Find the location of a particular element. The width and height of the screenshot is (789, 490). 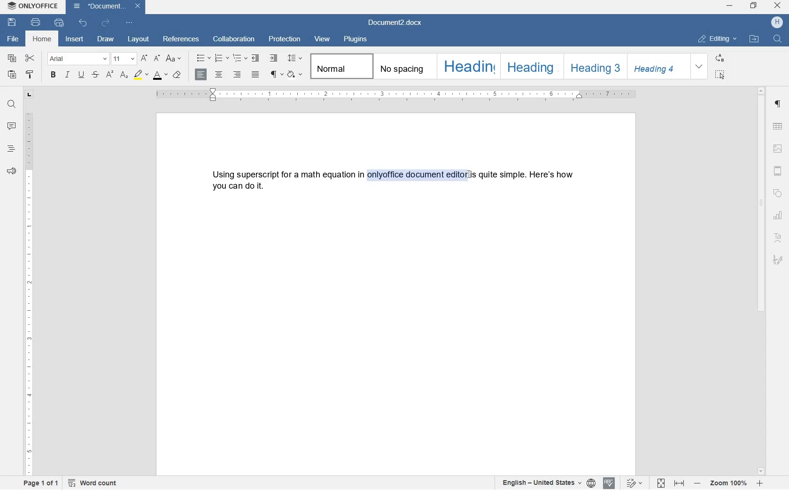

cut is located at coordinates (31, 58).